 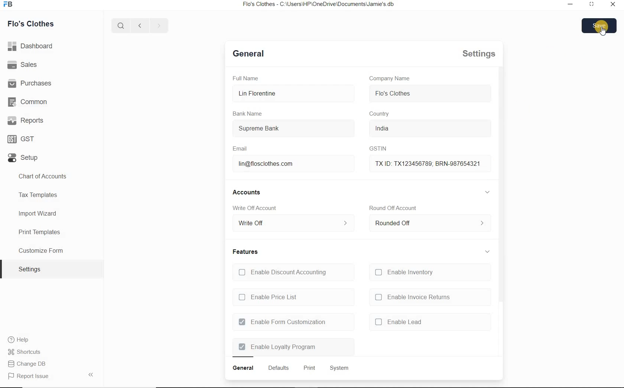 I want to click on lin@flosclothes.com, so click(x=276, y=164).